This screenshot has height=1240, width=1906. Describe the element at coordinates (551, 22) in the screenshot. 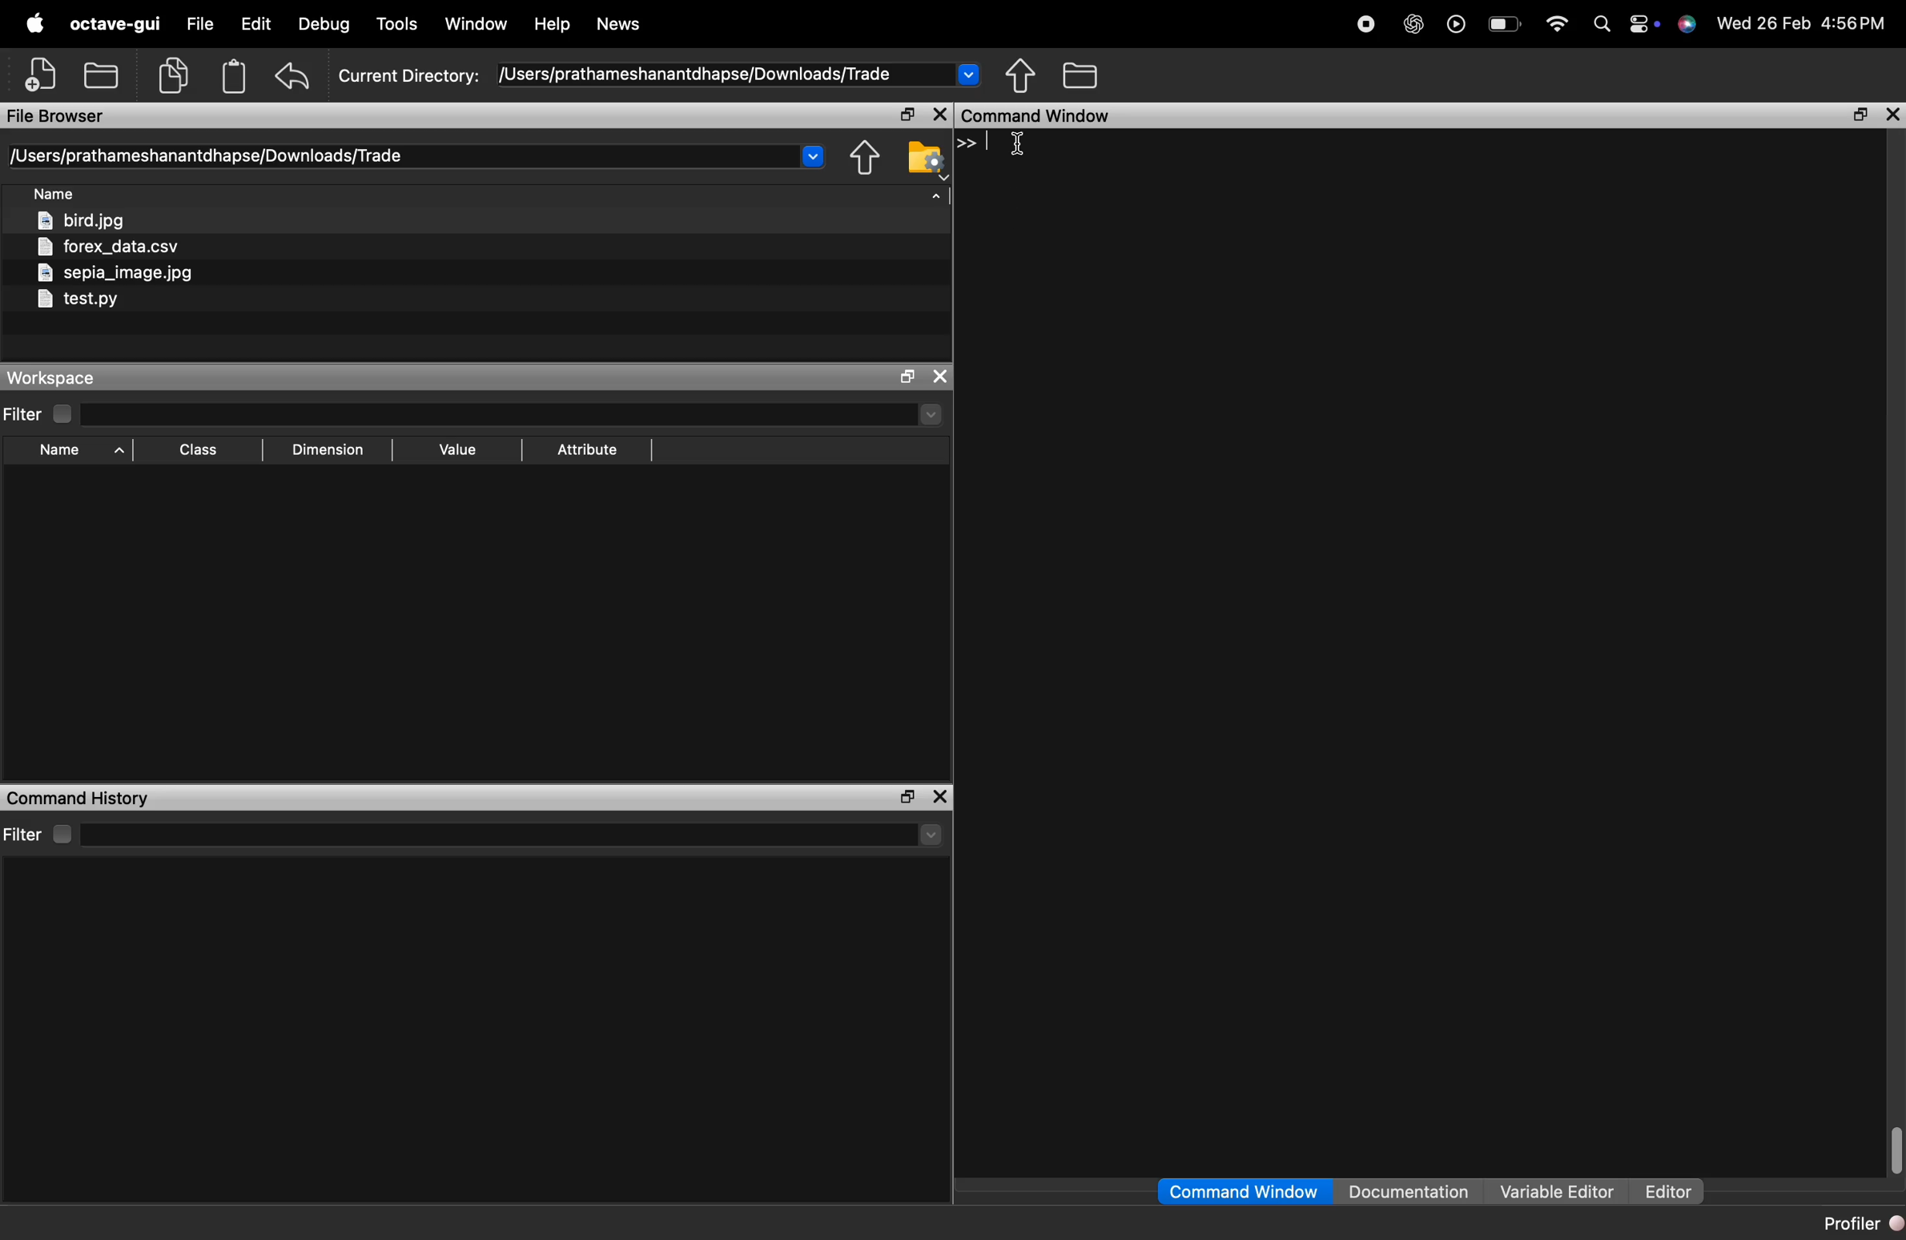

I see `Help` at that location.